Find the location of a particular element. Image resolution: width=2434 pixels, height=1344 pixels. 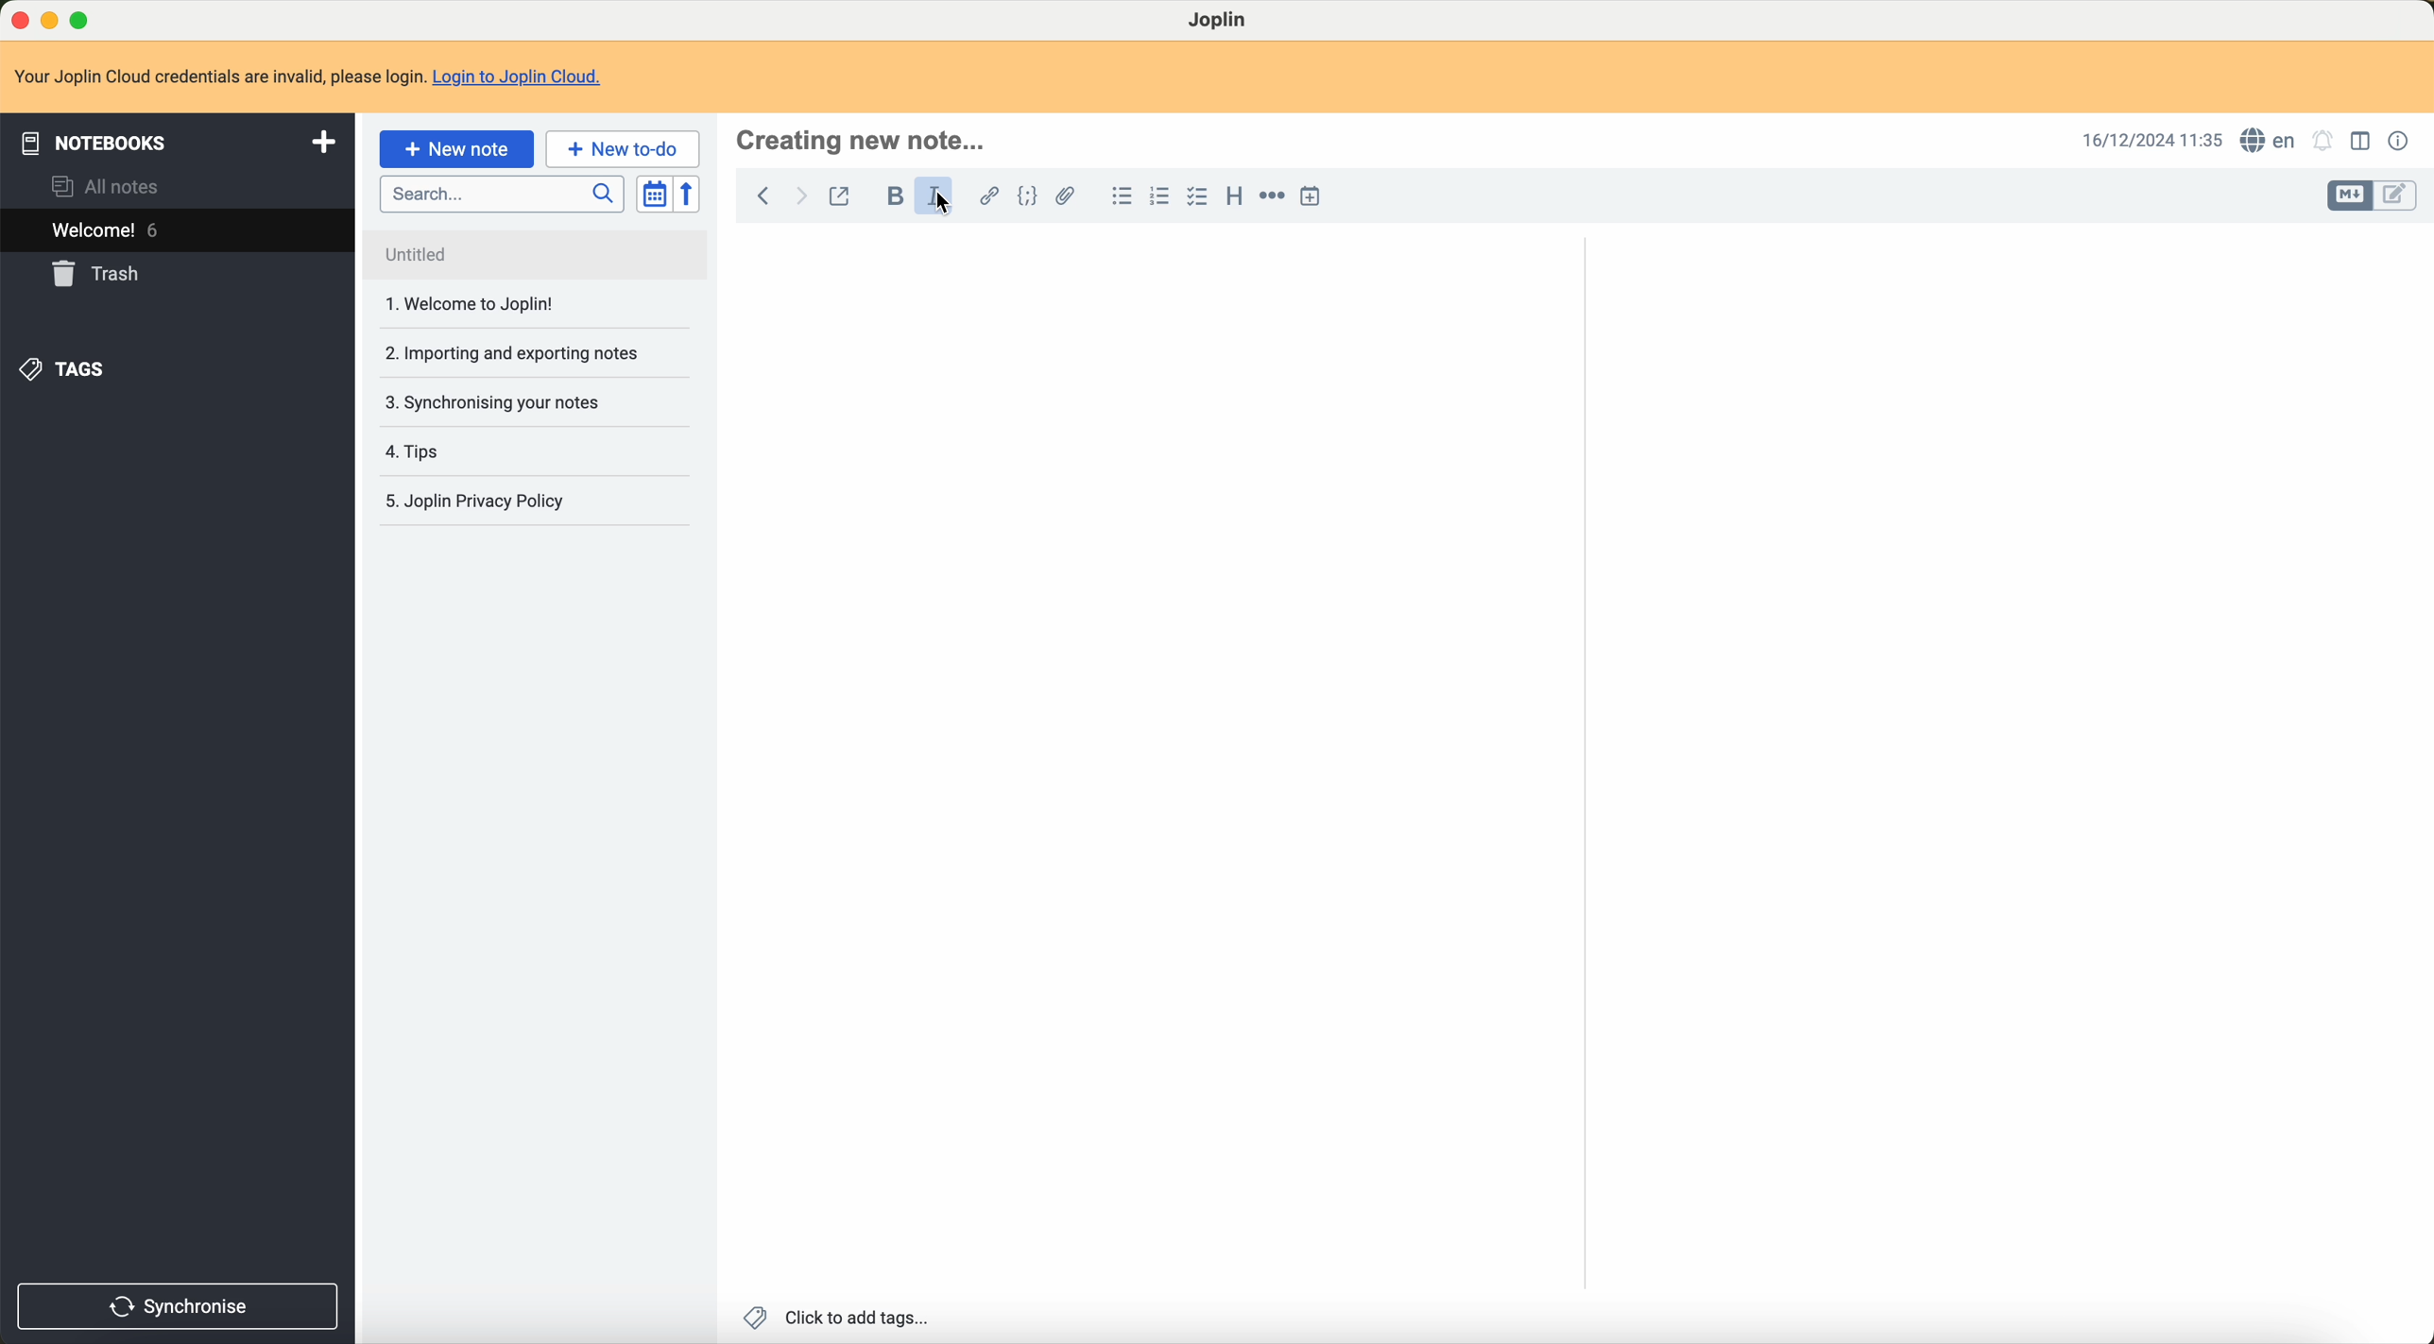

trash is located at coordinates (100, 275).